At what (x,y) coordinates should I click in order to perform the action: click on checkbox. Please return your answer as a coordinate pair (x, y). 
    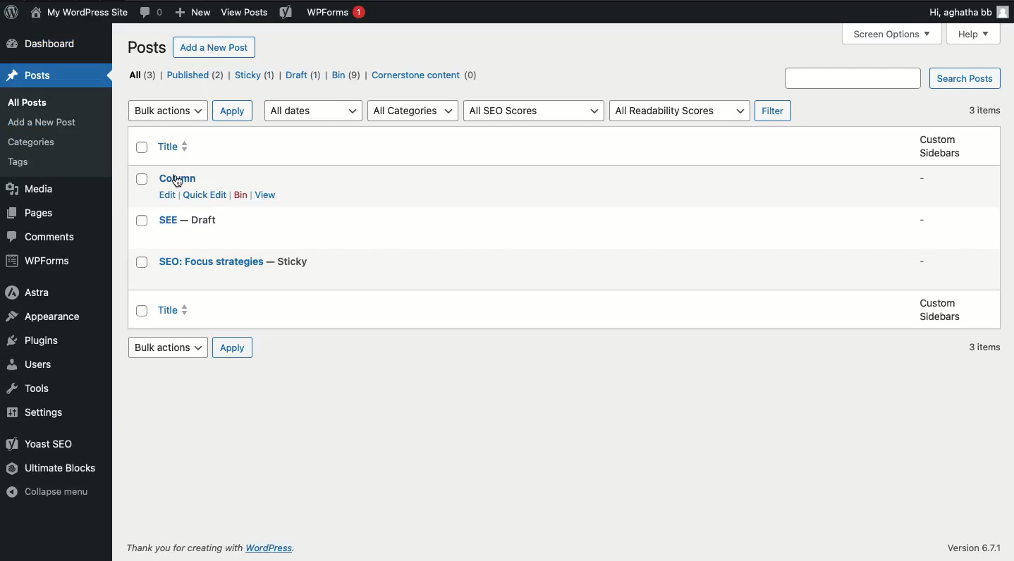
    Looking at the image, I should click on (140, 311).